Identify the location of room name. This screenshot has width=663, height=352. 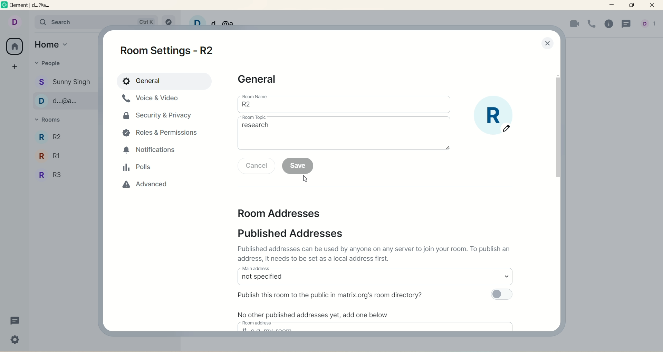
(255, 96).